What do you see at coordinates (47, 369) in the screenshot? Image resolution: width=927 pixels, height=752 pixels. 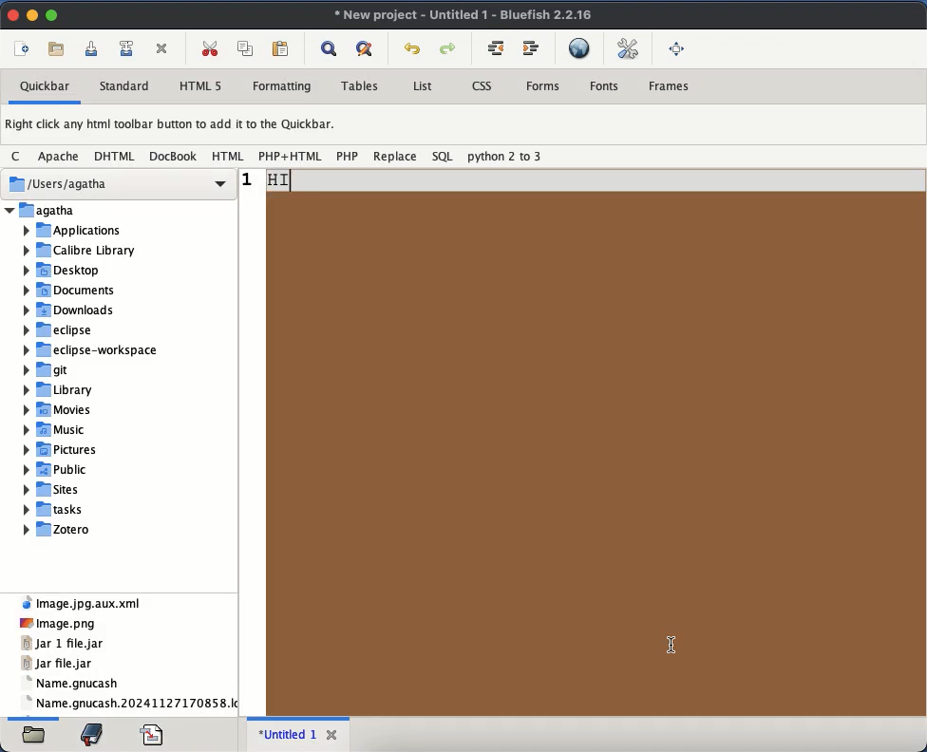 I see `git` at bounding box center [47, 369].